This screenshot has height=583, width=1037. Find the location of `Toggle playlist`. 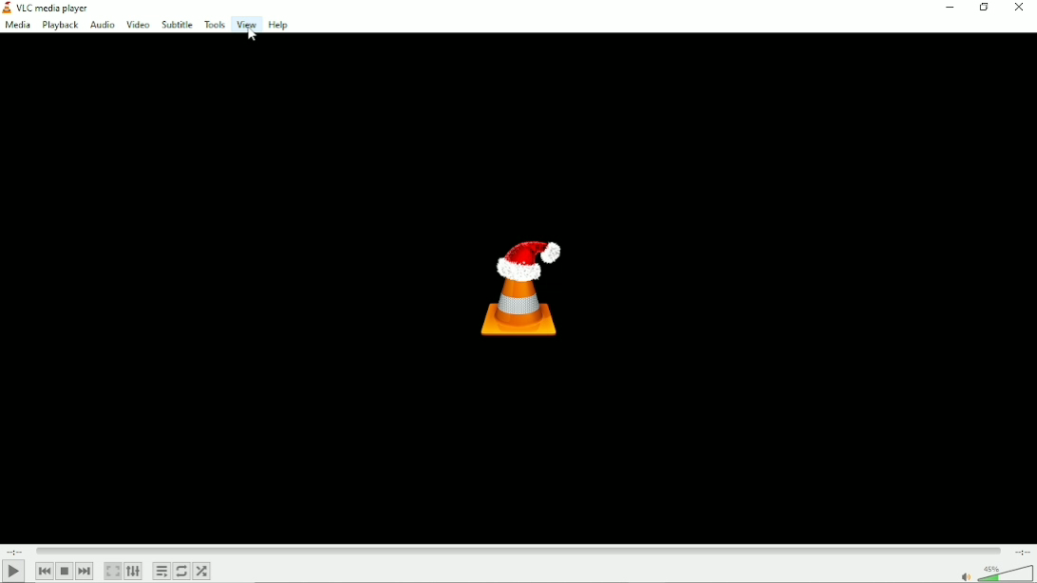

Toggle playlist is located at coordinates (160, 572).